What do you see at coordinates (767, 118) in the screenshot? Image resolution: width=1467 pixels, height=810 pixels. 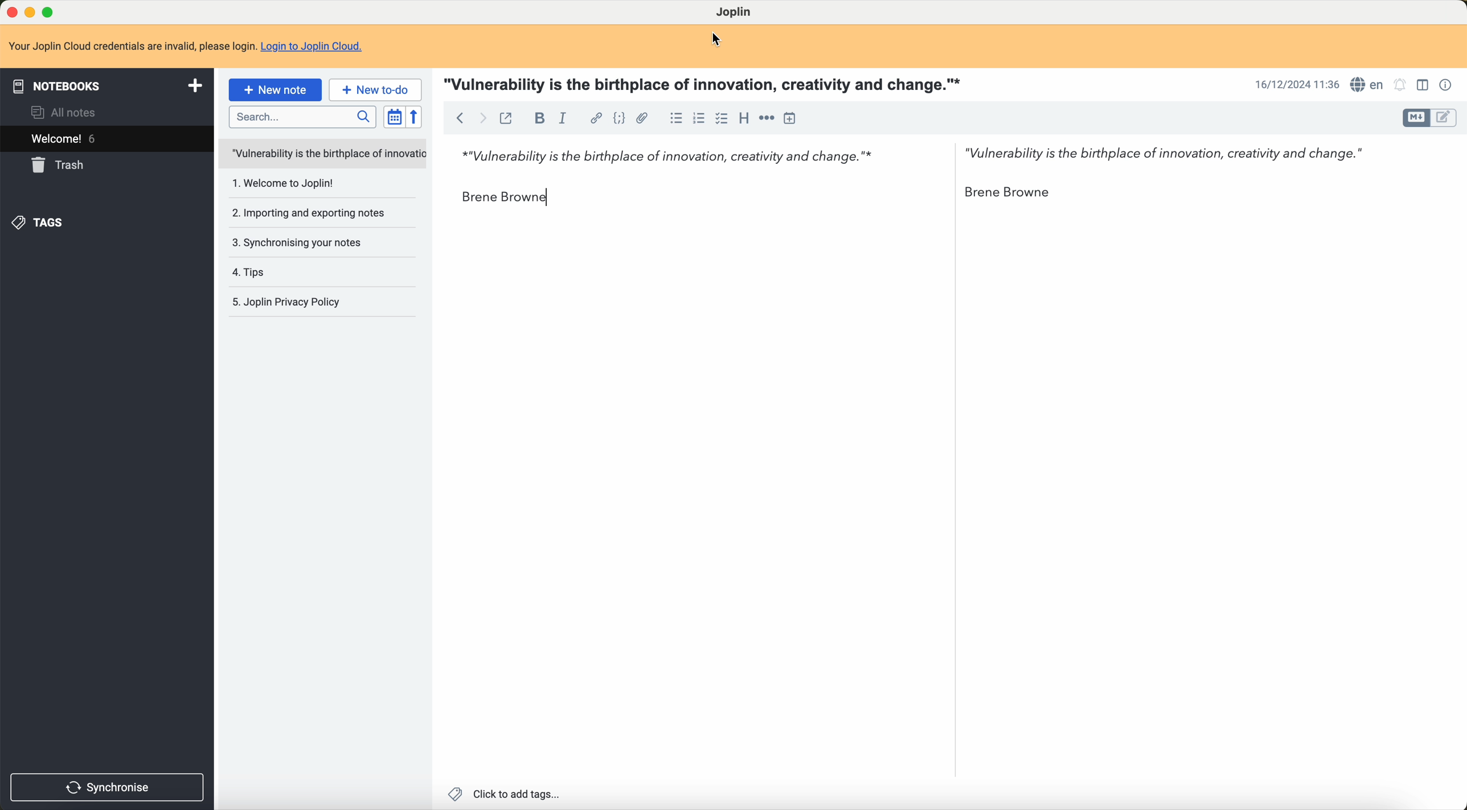 I see `horizontal rule` at bounding box center [767, 118].